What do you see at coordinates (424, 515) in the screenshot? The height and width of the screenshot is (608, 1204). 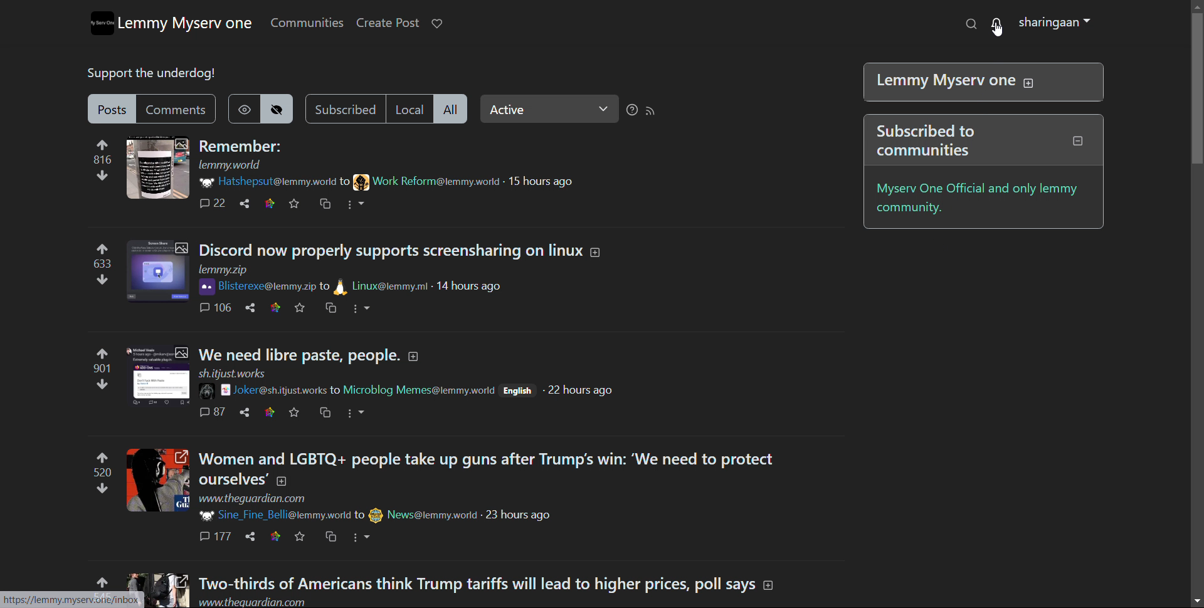 I see `community` at bounding box center [424, 515].